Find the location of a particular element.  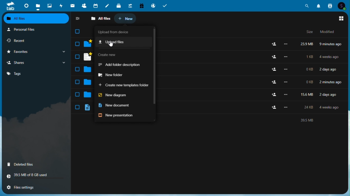

contacts is located at coordinates (84, 5).